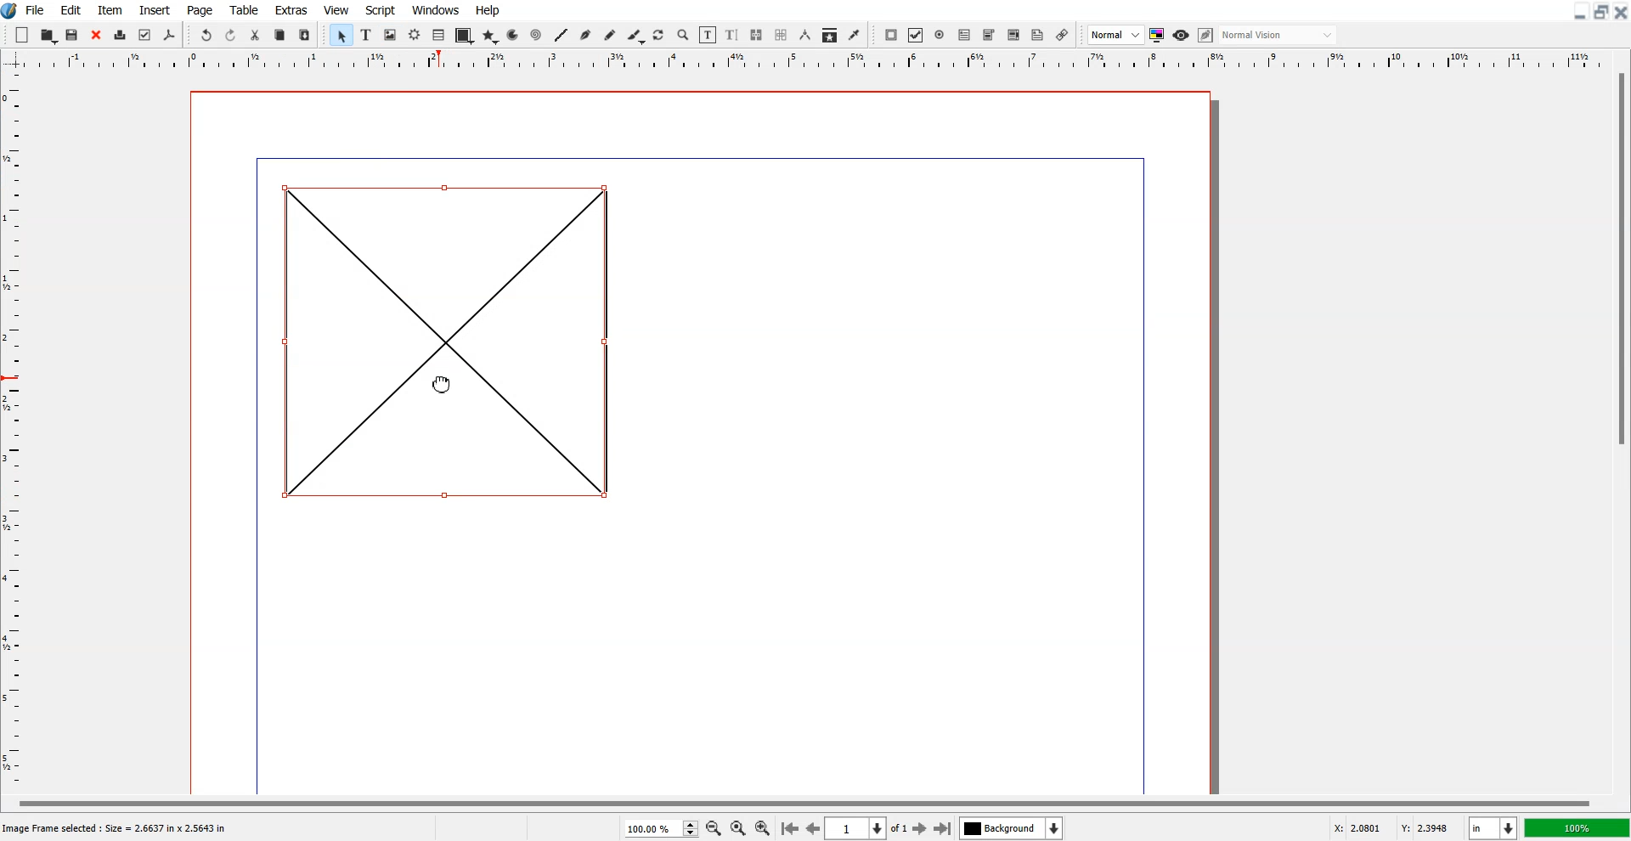 Image resolution: width=1631 pixels, height=841 pixels. Describe the element at coordinates (804, 35) in the screenshot. I see `Measurements ` at that location.